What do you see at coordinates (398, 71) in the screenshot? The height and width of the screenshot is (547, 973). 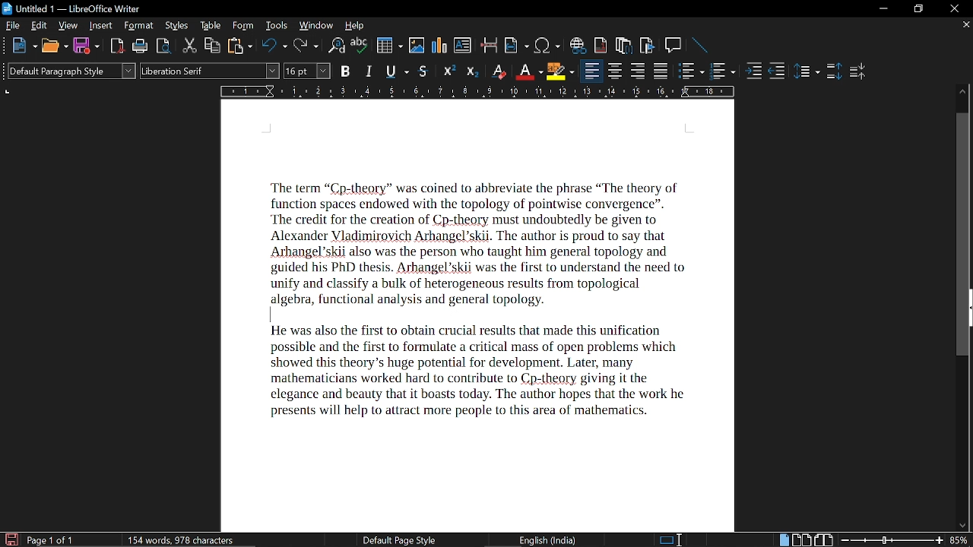 I see `Underline` at bounding box center [398, 71].